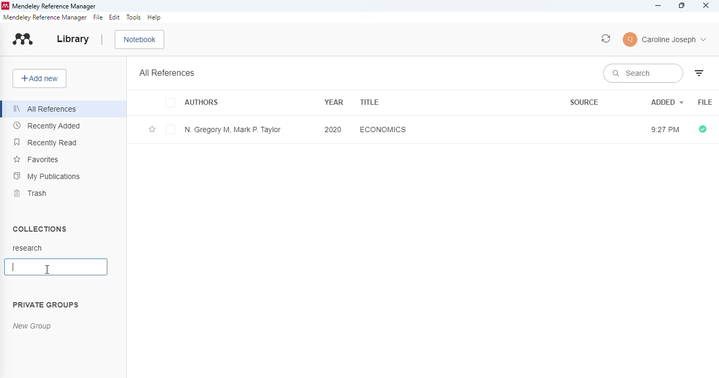  I want to click on new group, so click(33, 326).